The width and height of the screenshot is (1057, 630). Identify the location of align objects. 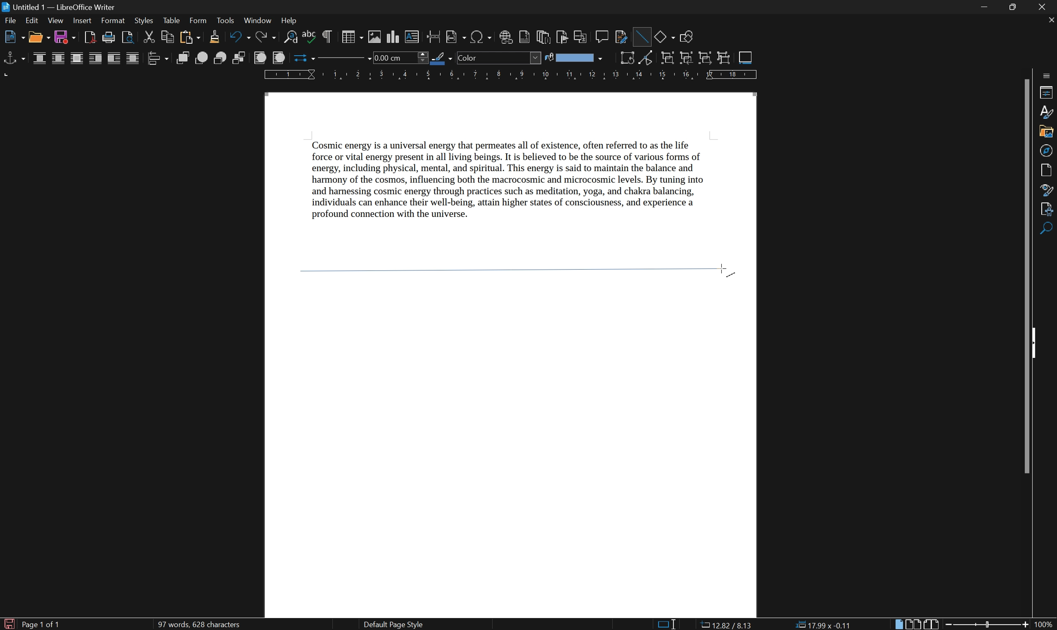
(157, 58).